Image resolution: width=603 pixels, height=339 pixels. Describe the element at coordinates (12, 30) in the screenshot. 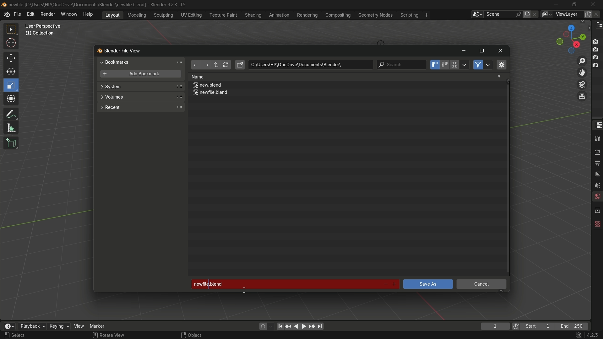

I see `select box` at that location.